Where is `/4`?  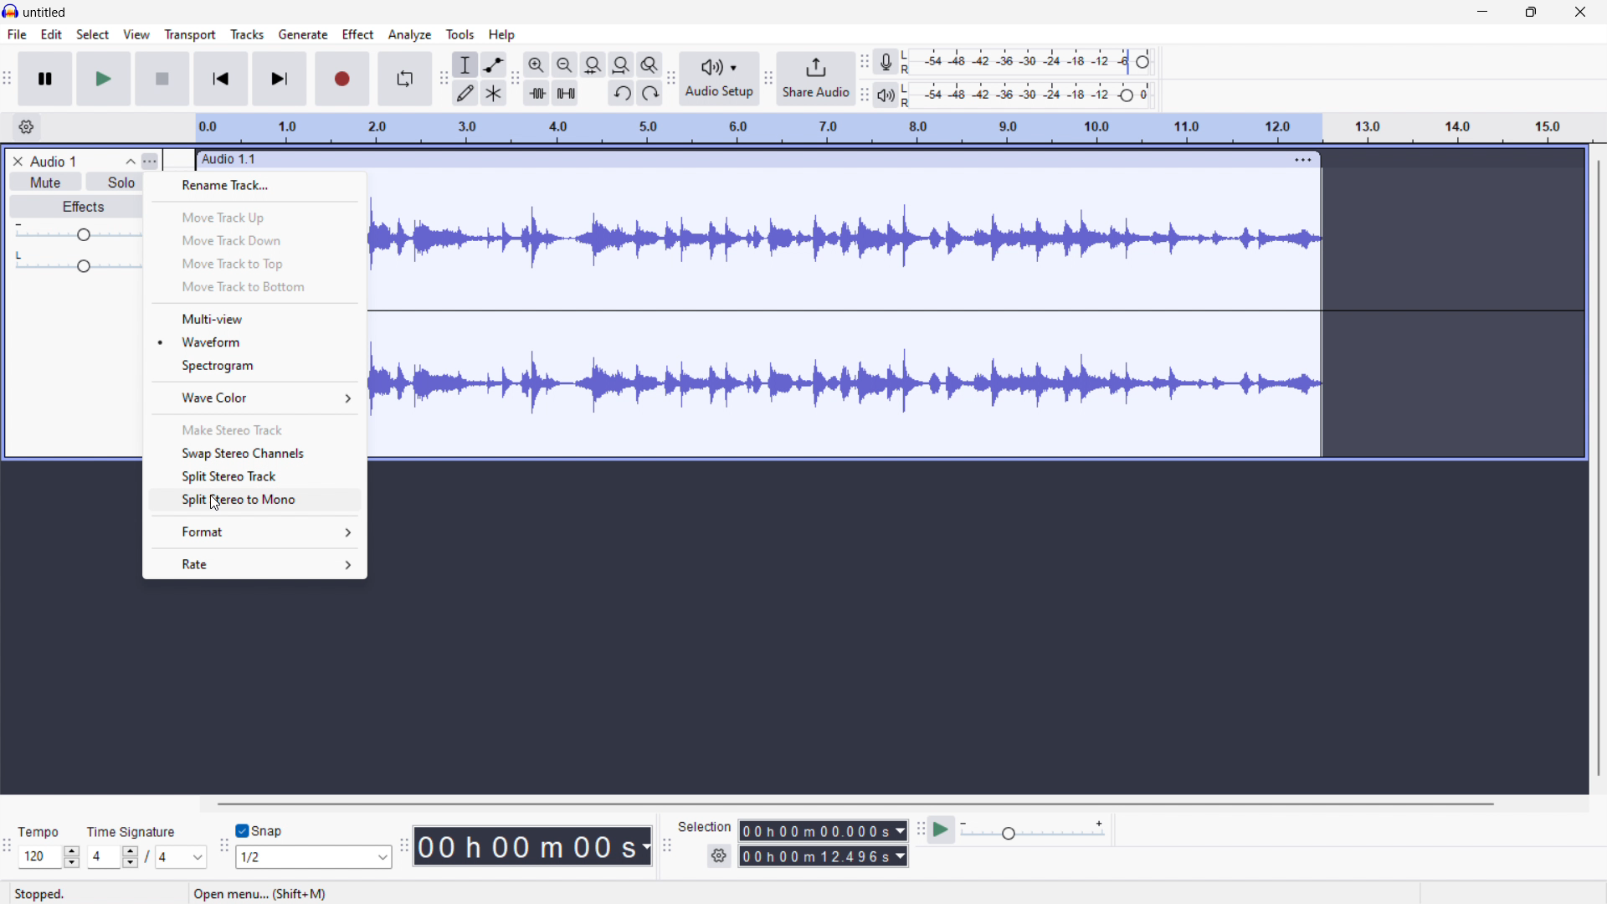
/4 is located at coordinates (161, 857).